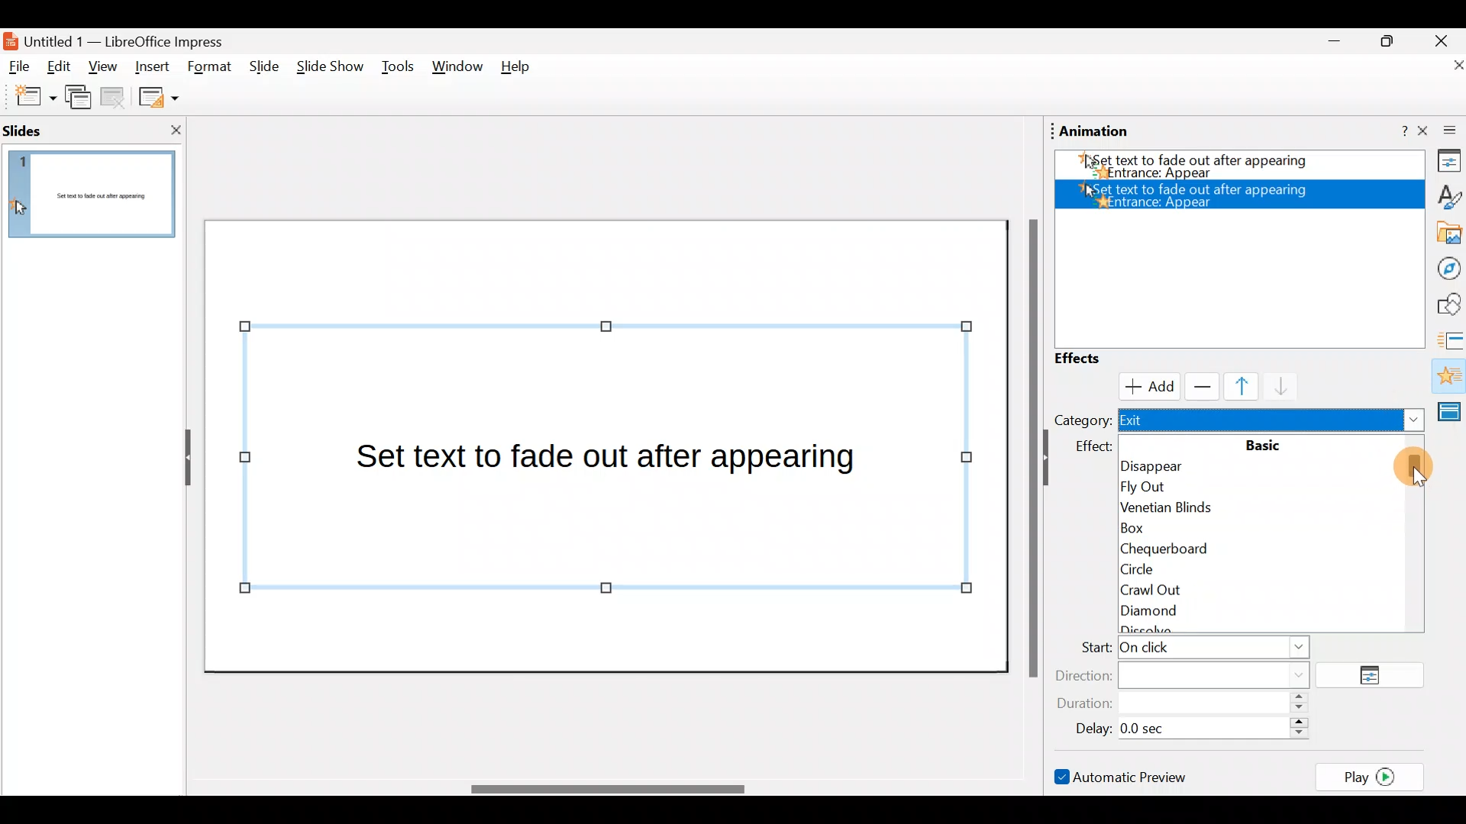  What do you see at coordinates (1274, 388) in the screenshot?
I see `Move down` at bounding box center [1274, 388].